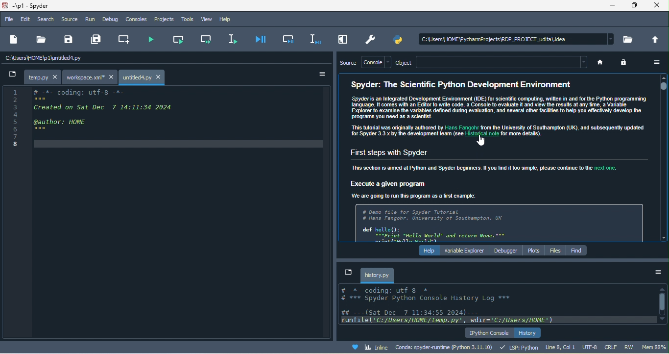 This screenshot has width=669, height=354. I want to click on view, so click(209, 20).